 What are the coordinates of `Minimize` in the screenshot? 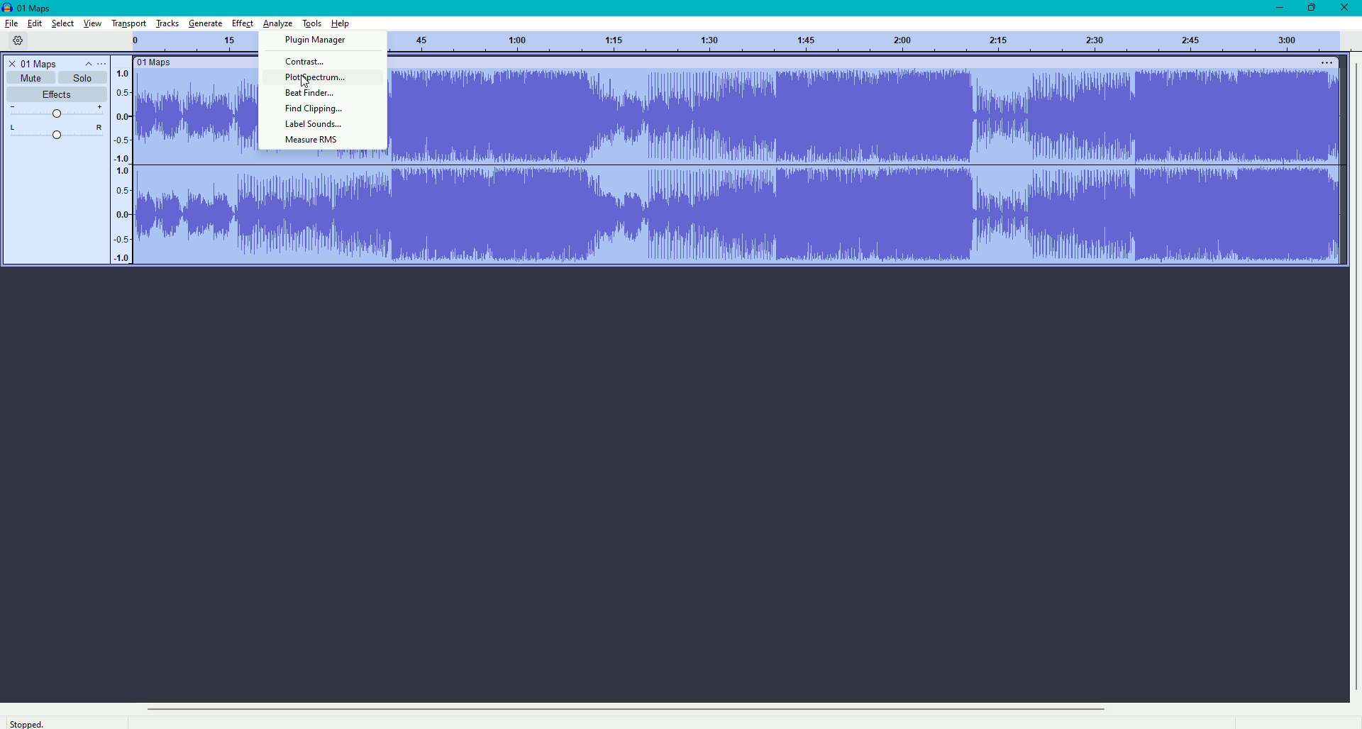 It's located at (1278, 8).